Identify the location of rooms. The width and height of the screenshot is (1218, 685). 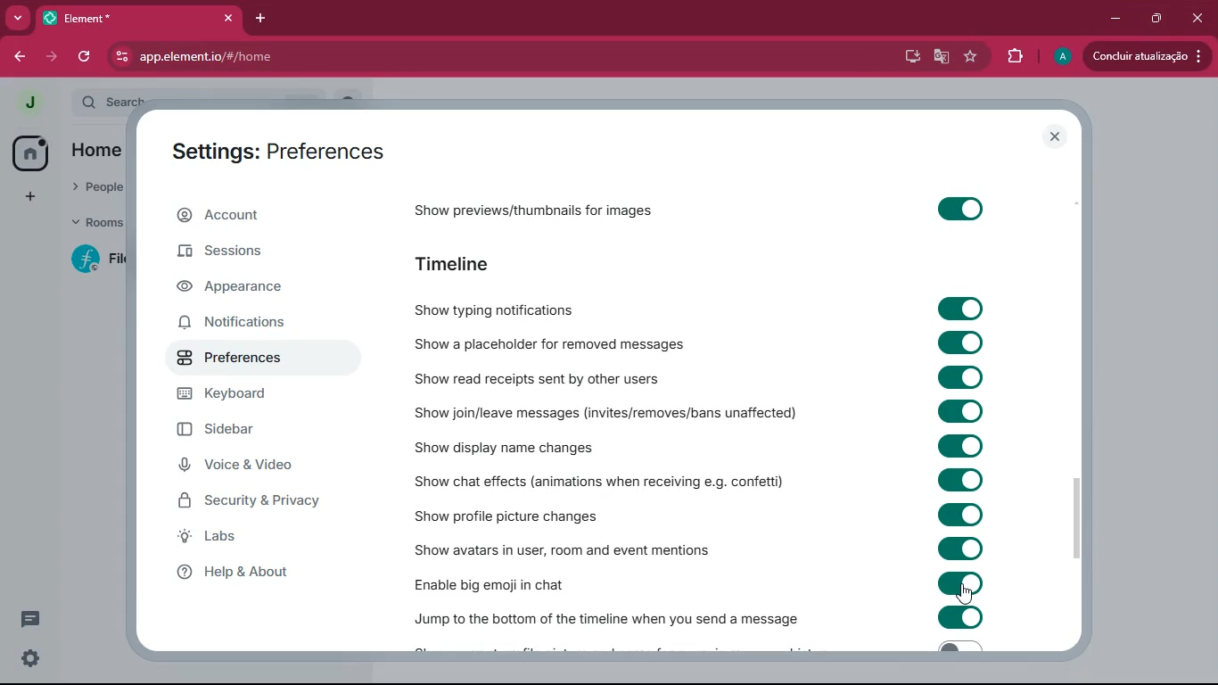
(96, 222).